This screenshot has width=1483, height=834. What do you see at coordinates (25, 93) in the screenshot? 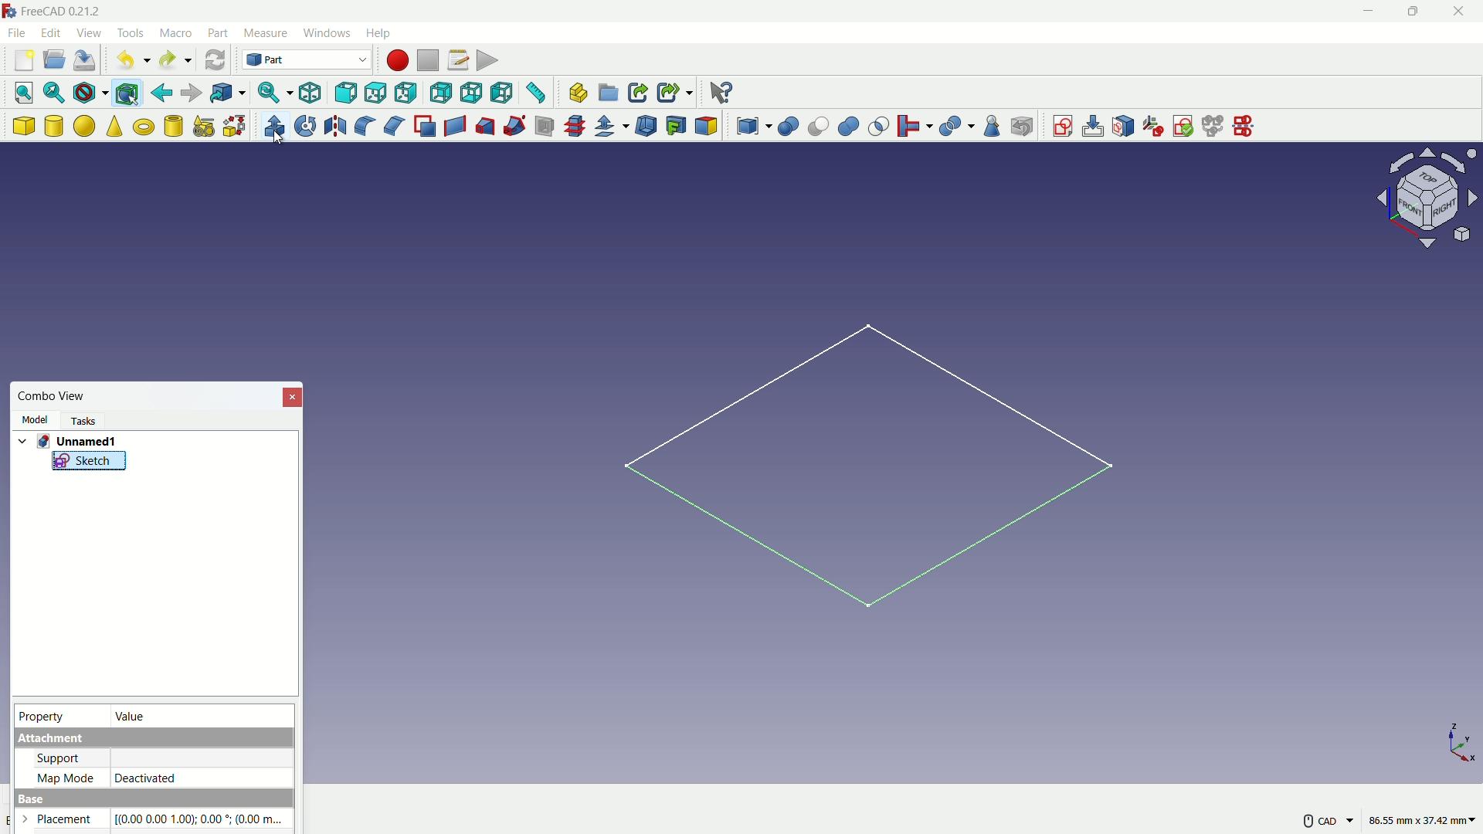
I see `fit all` at bounding box center [25, 93].